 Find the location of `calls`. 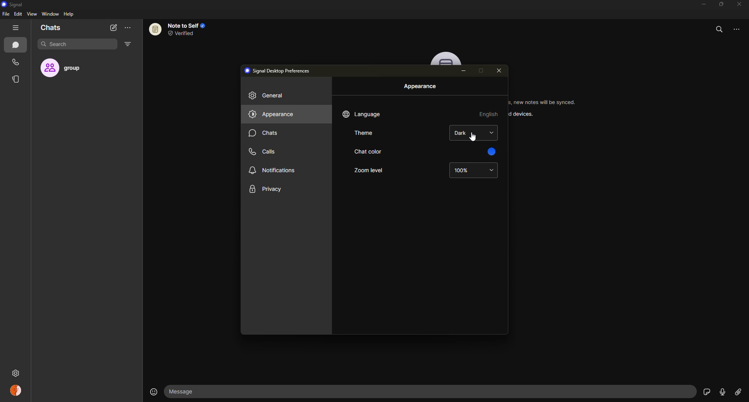

calls is located at coordinates (263, 151).